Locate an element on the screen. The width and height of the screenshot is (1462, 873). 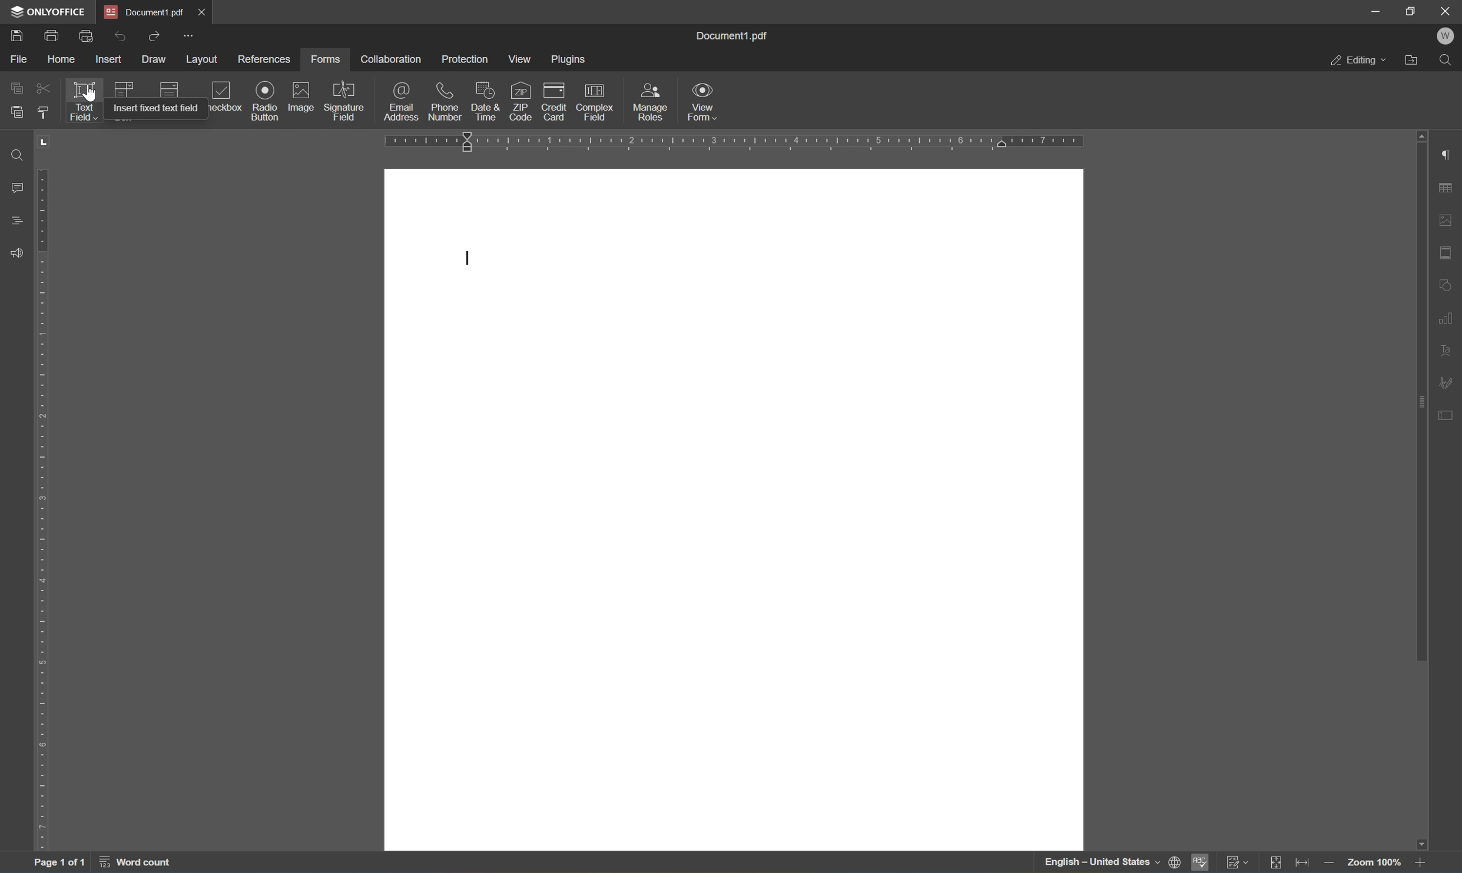
header and footer settings is located at coordinates (1446, 253).